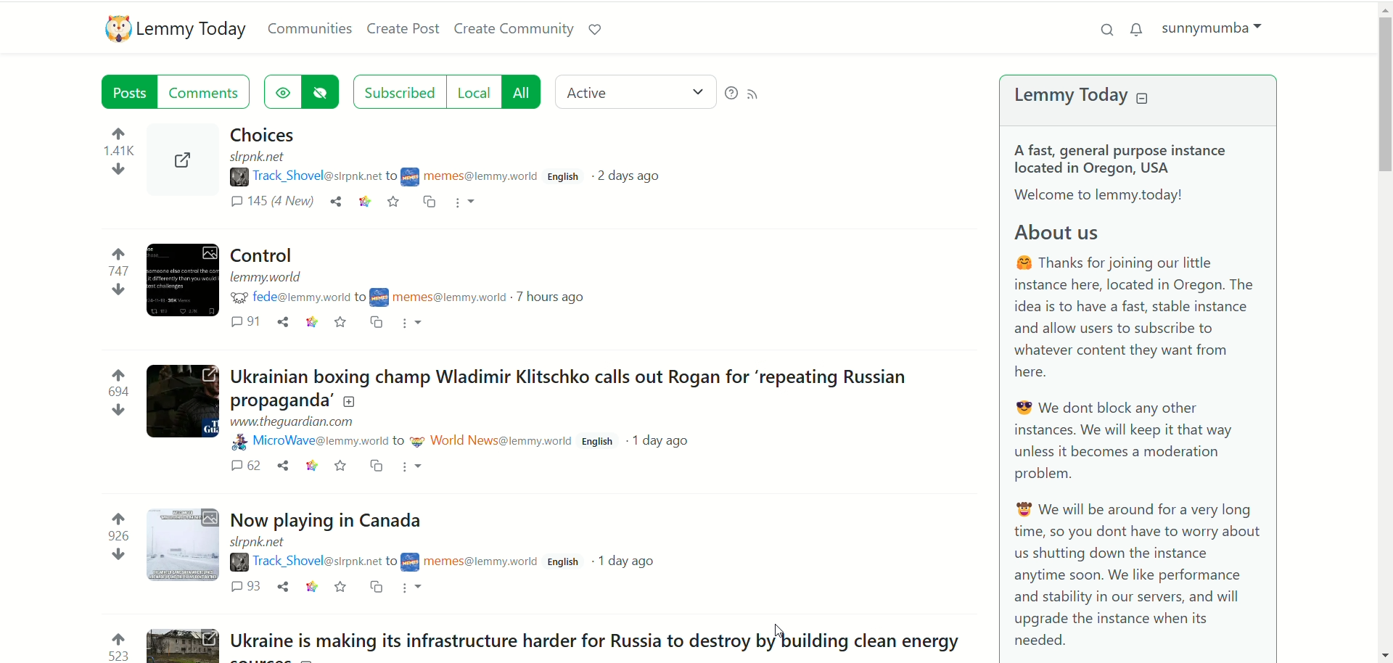 The width and height of the screenshot is (1393, 663). Describe the element at coordinates (395, 203) in the screenshot. I see `save` at that location.